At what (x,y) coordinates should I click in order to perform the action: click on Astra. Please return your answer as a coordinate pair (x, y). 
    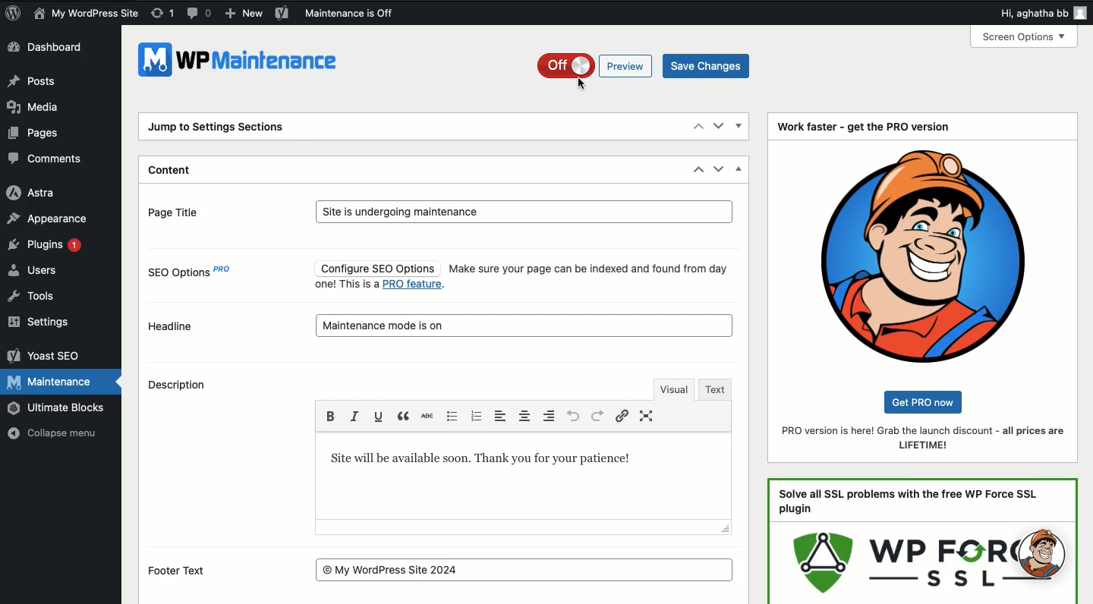
    Looking at the image, I should click on (33, 193).